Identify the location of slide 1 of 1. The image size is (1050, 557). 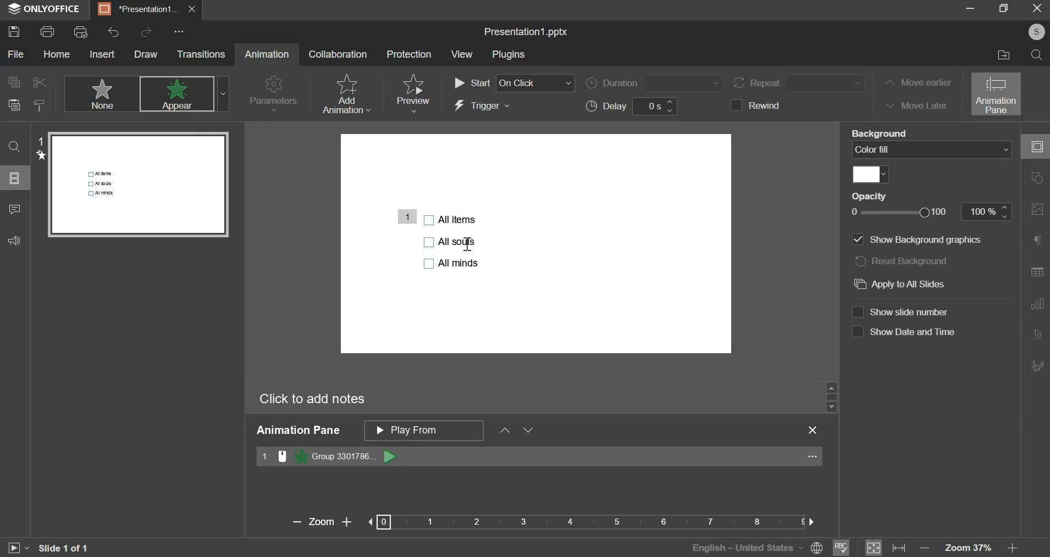
(63, 548).